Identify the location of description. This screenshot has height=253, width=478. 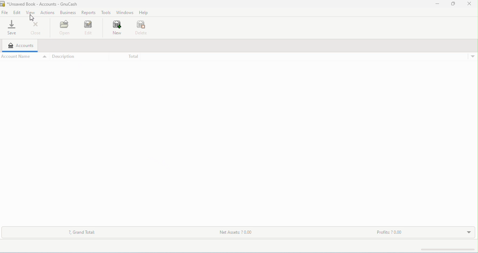
(64, 57).